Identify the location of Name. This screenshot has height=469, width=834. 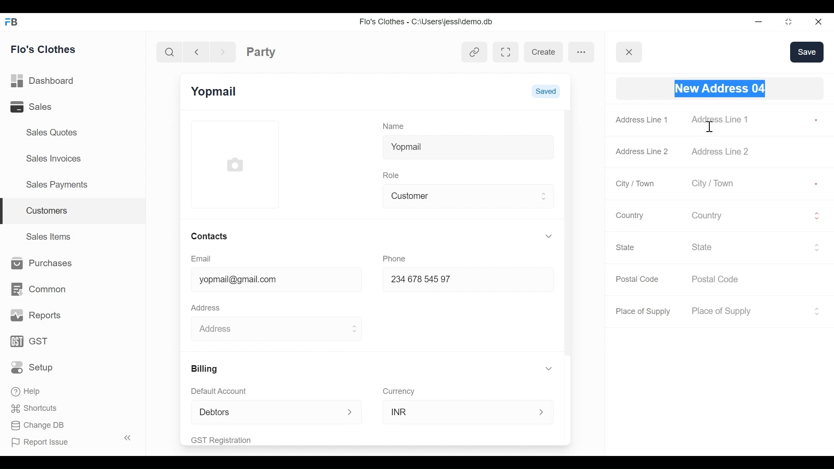
(395, 126).